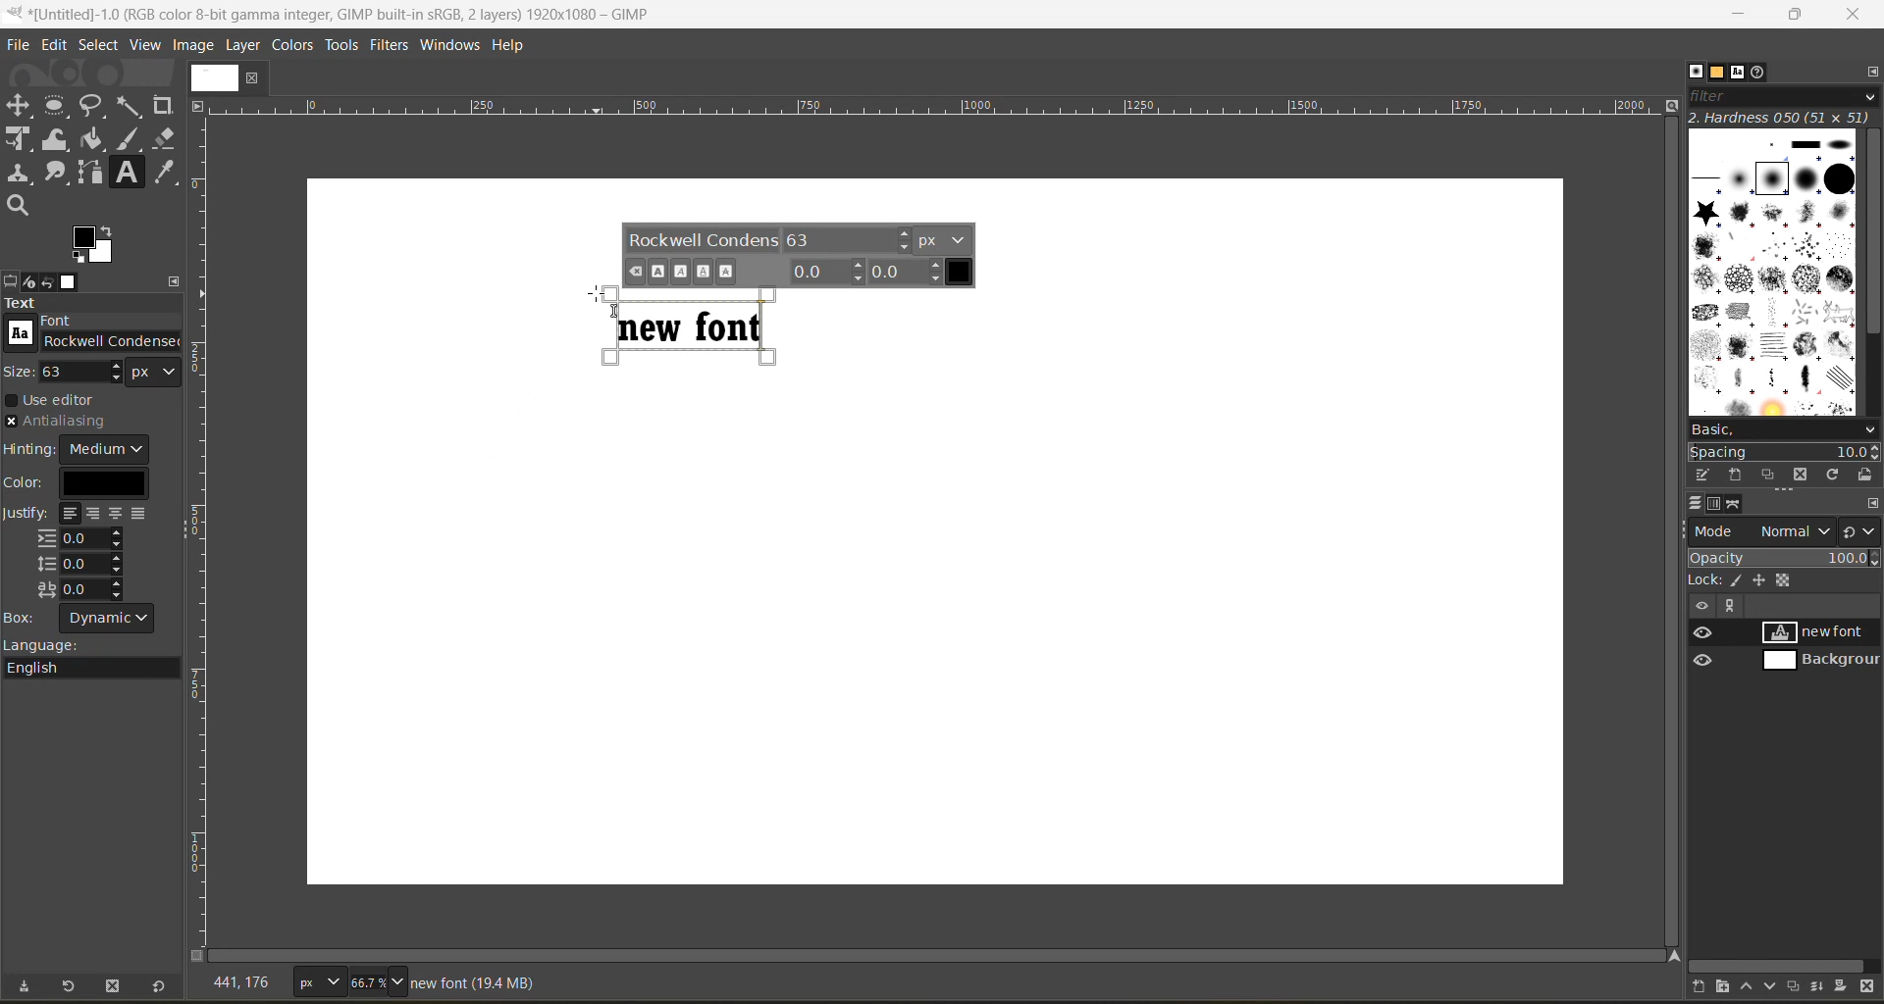 Image resolution: width=1884 pixels, height=1004 pixels. I want to click on language, so click(97, 659).